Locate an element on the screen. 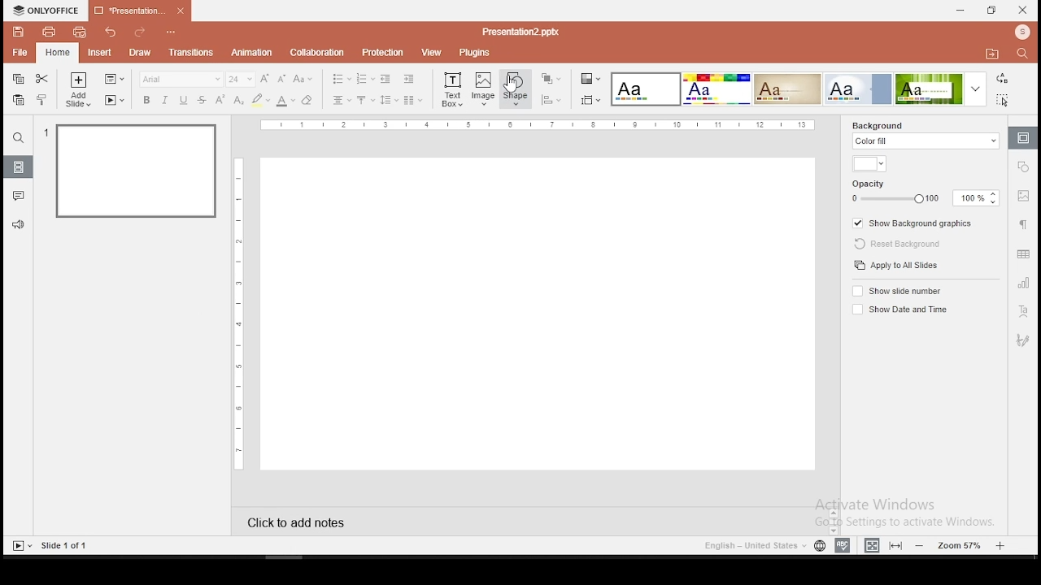 The width and height of the screenshot is (1041, 585). home is located at coordinates (58, 54).